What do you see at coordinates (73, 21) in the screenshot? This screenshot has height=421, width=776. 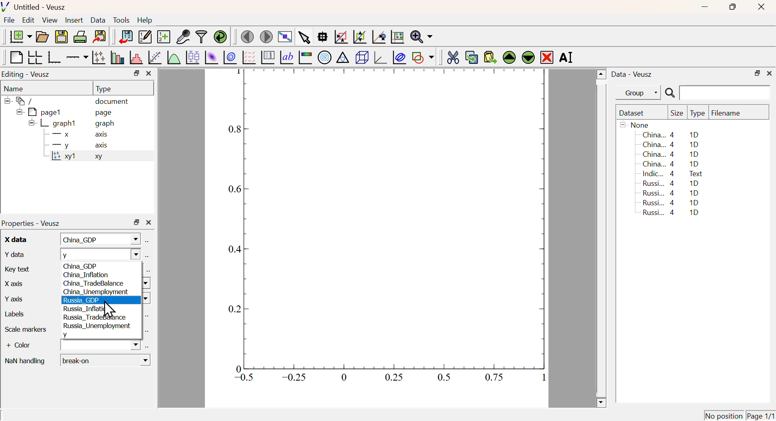 I see `Insert` at bounding box center [73, 21].